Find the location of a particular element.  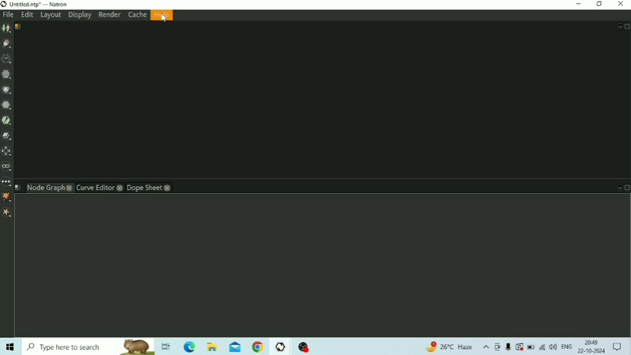

Notifications is located at coordinates (618, 346).